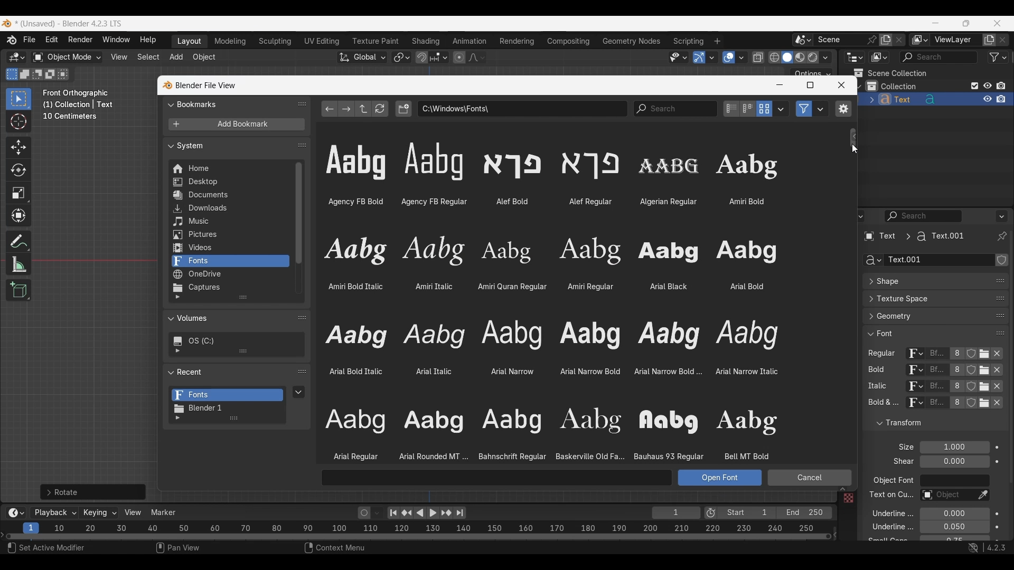 The width and height of the screenshot is (1014, 570). Describe the element at coordinates (1001, 236) in the screenshot. I see `Toggle pin ID` at that location.